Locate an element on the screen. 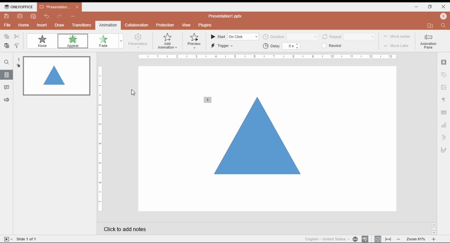  slide is located at coordinates (28, 239).